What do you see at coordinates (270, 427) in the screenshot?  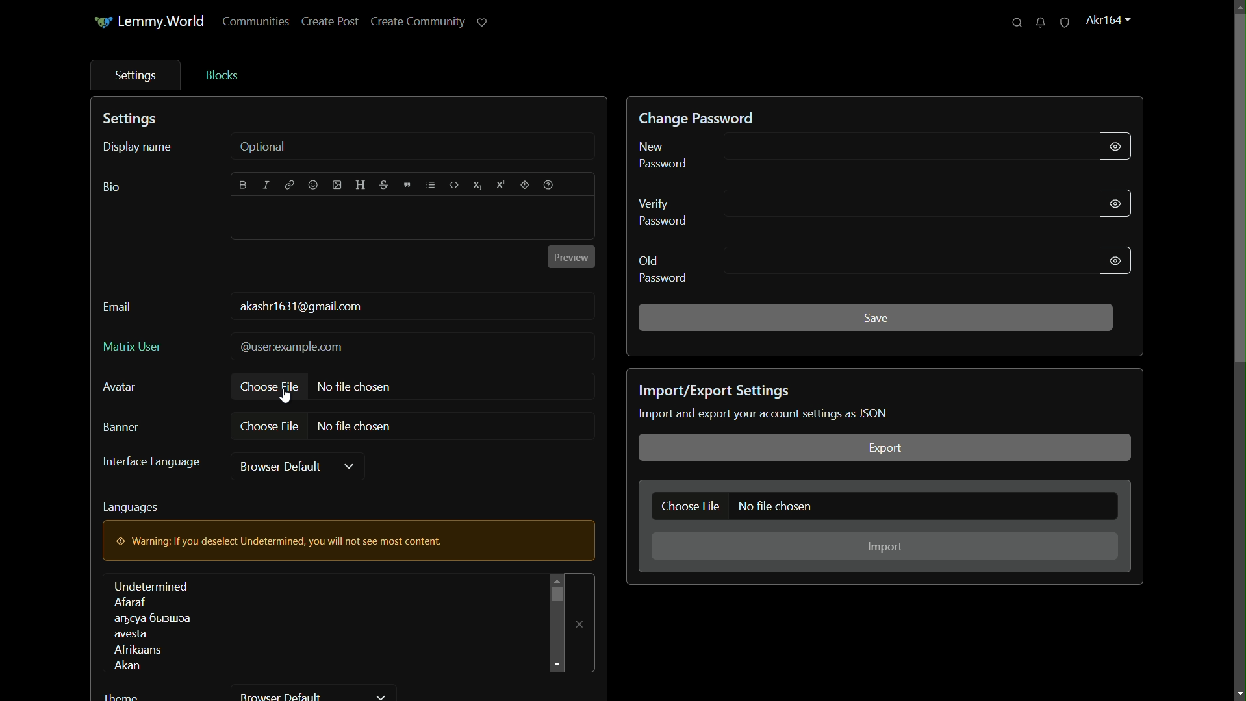 I see `choose file` at bounding box center [270, 427].